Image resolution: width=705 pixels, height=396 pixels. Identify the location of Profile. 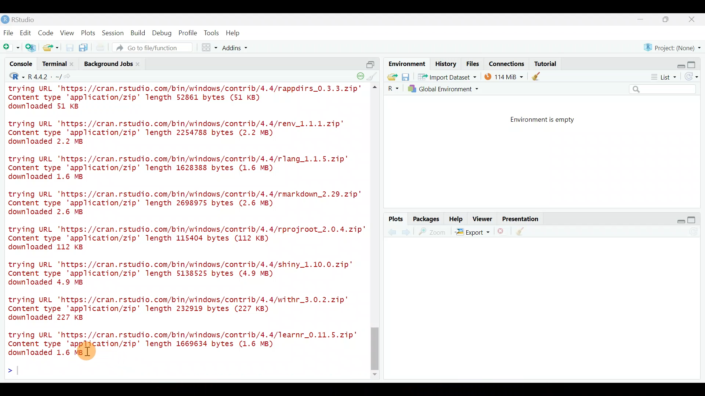
(188, 32).